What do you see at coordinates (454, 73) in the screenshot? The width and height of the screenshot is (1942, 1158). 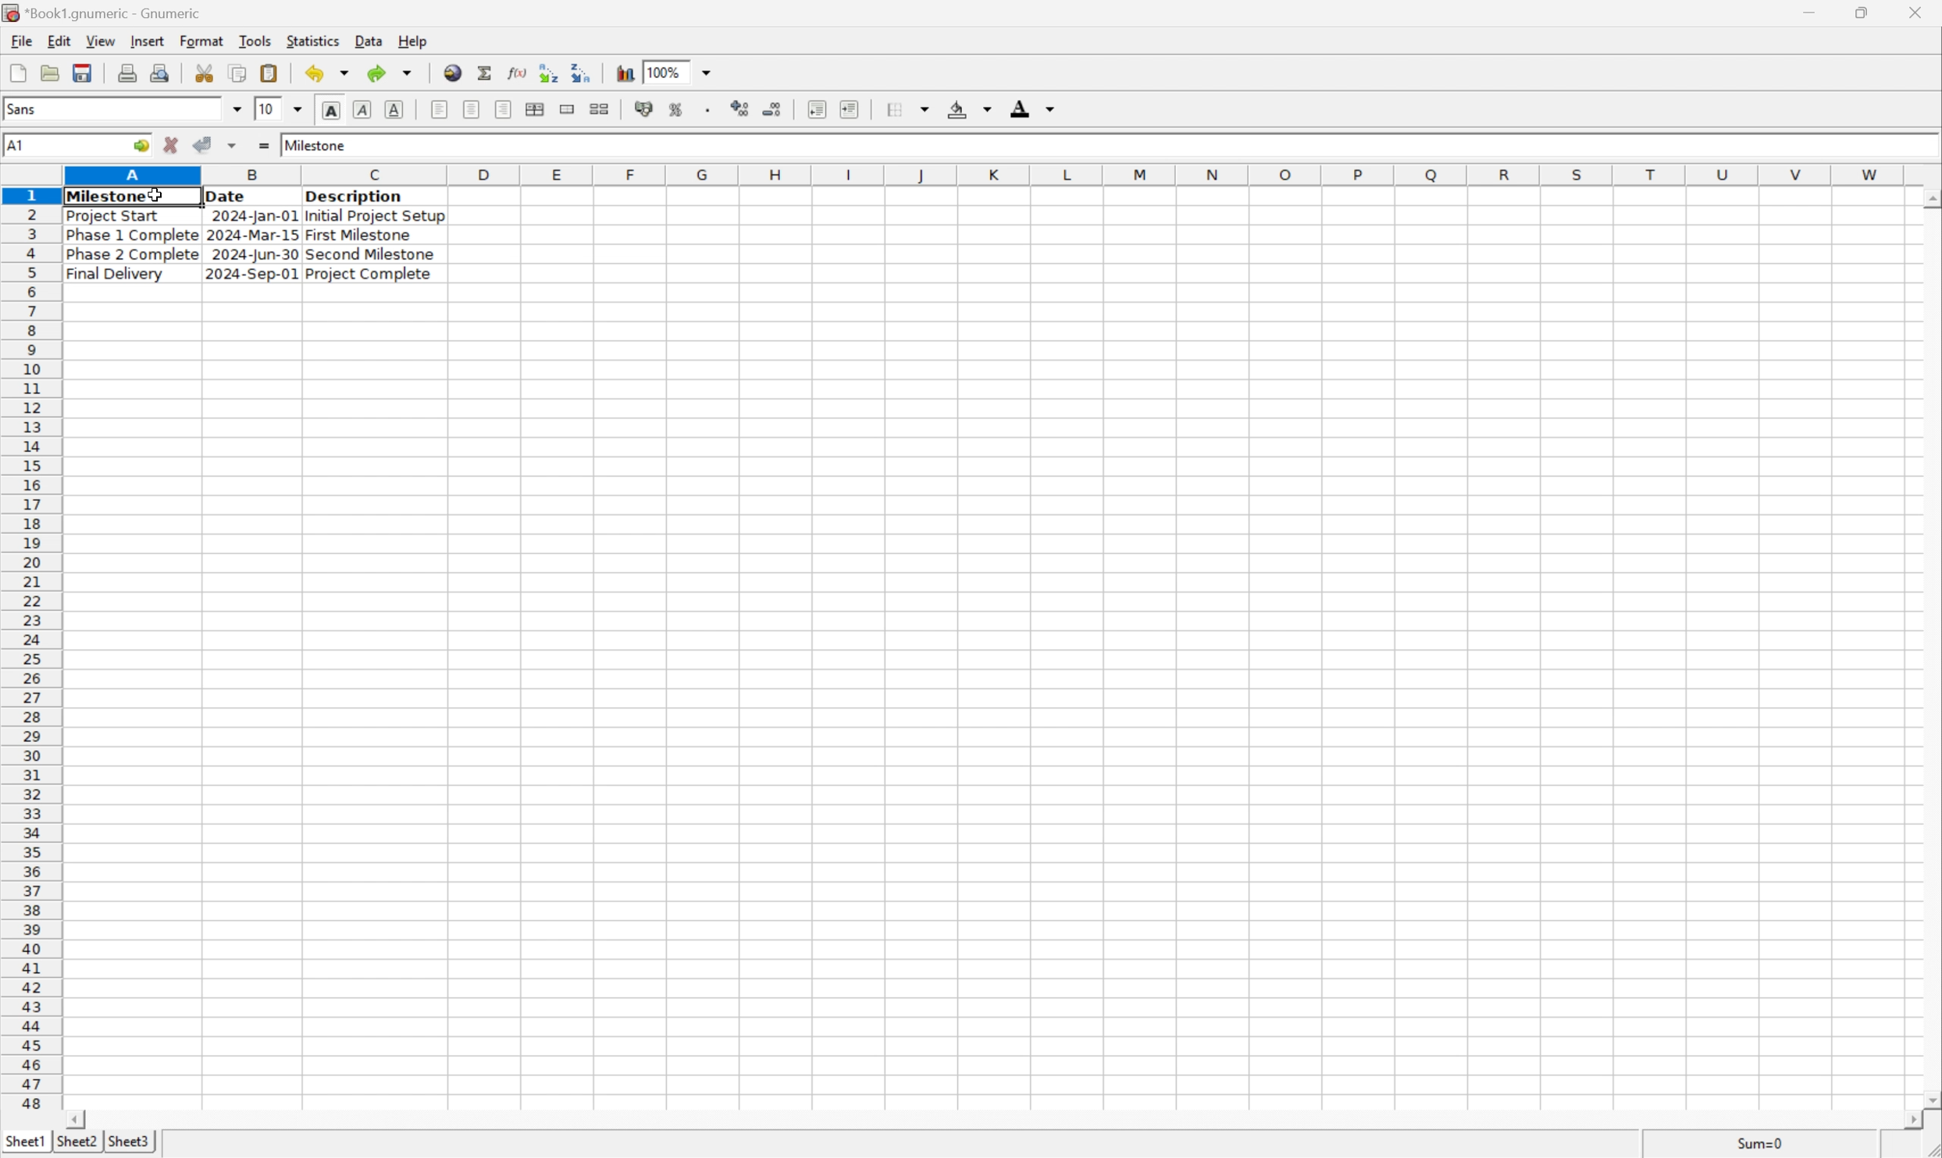 I see `insert a hyperlink` at bounding box center [454, 73].